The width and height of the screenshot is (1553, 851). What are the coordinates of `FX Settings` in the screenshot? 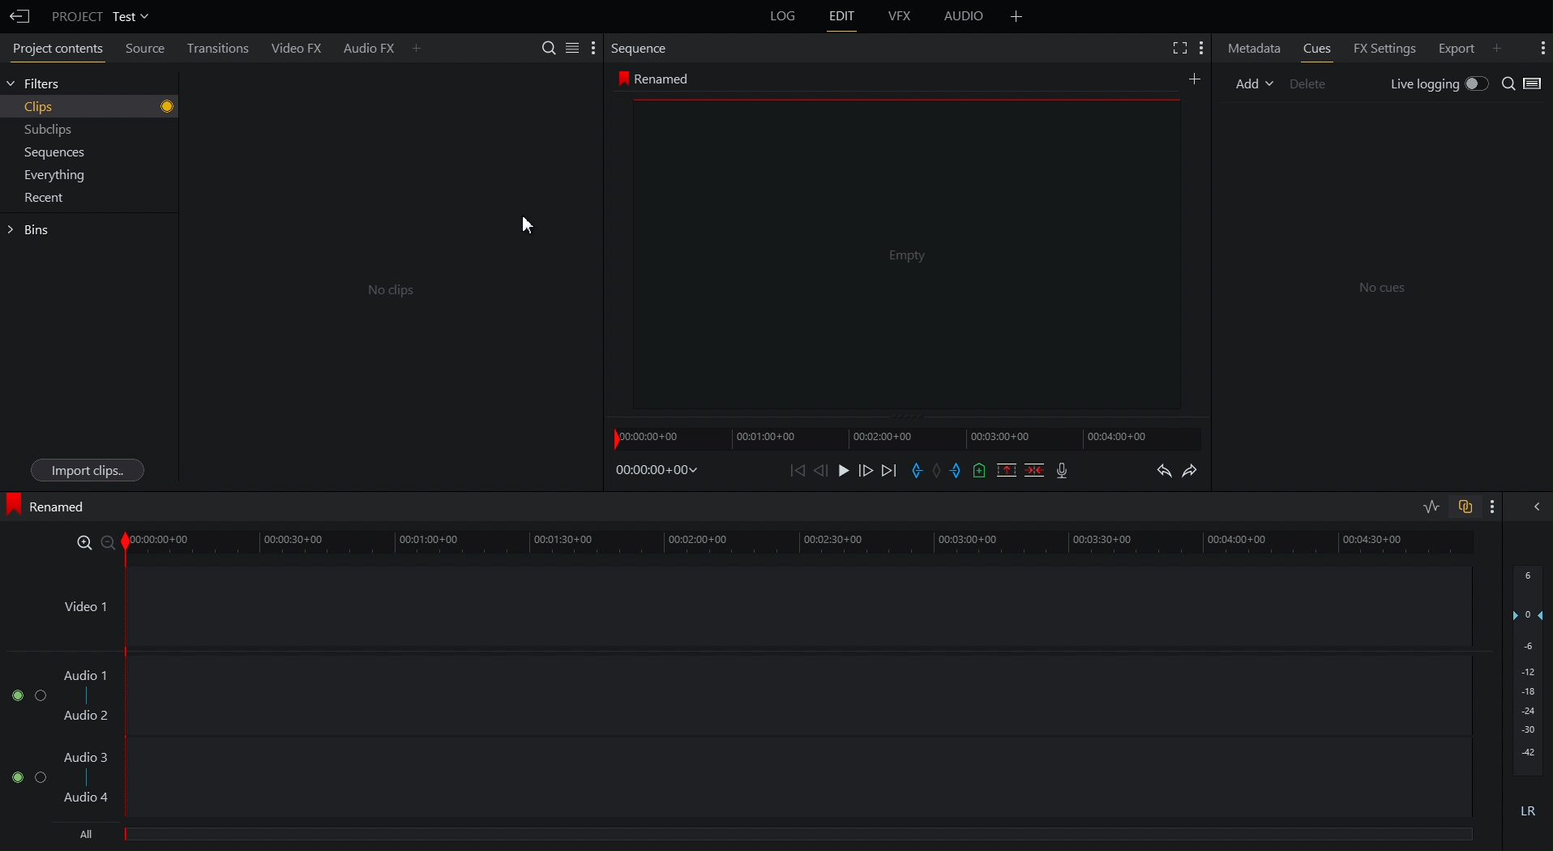 It's located at (1388, 46).